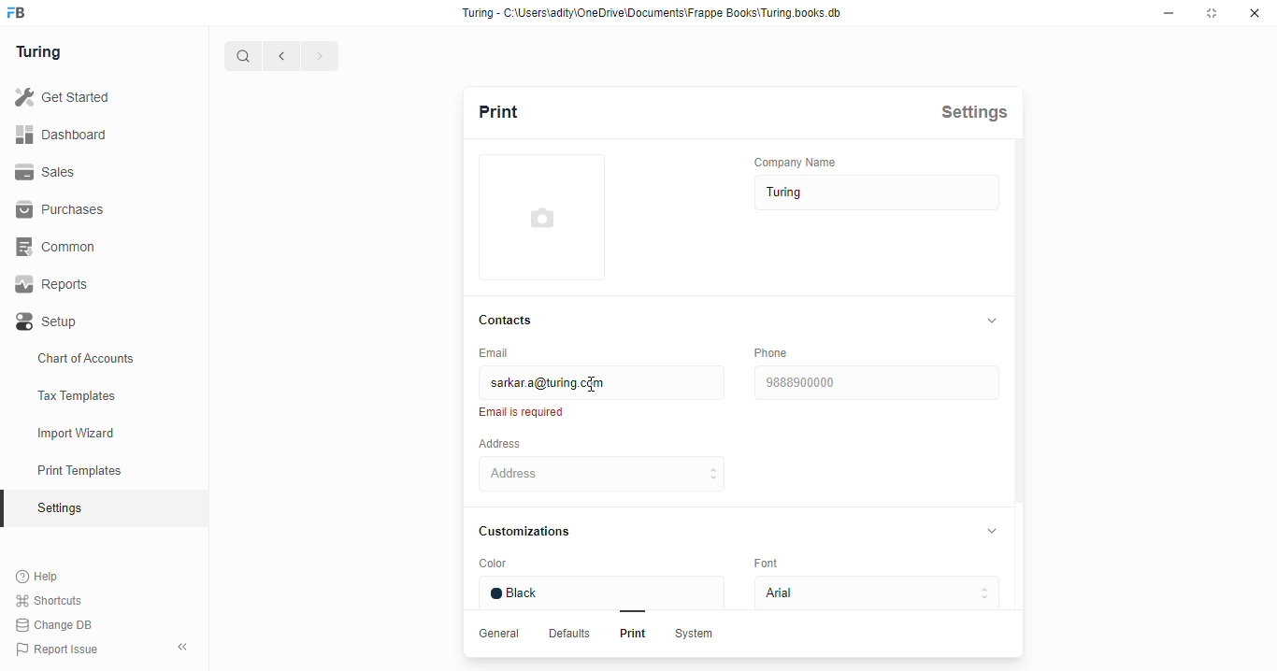 This screenshot has height=671, width=1277. I want to click on Turing, so click(42, 50).